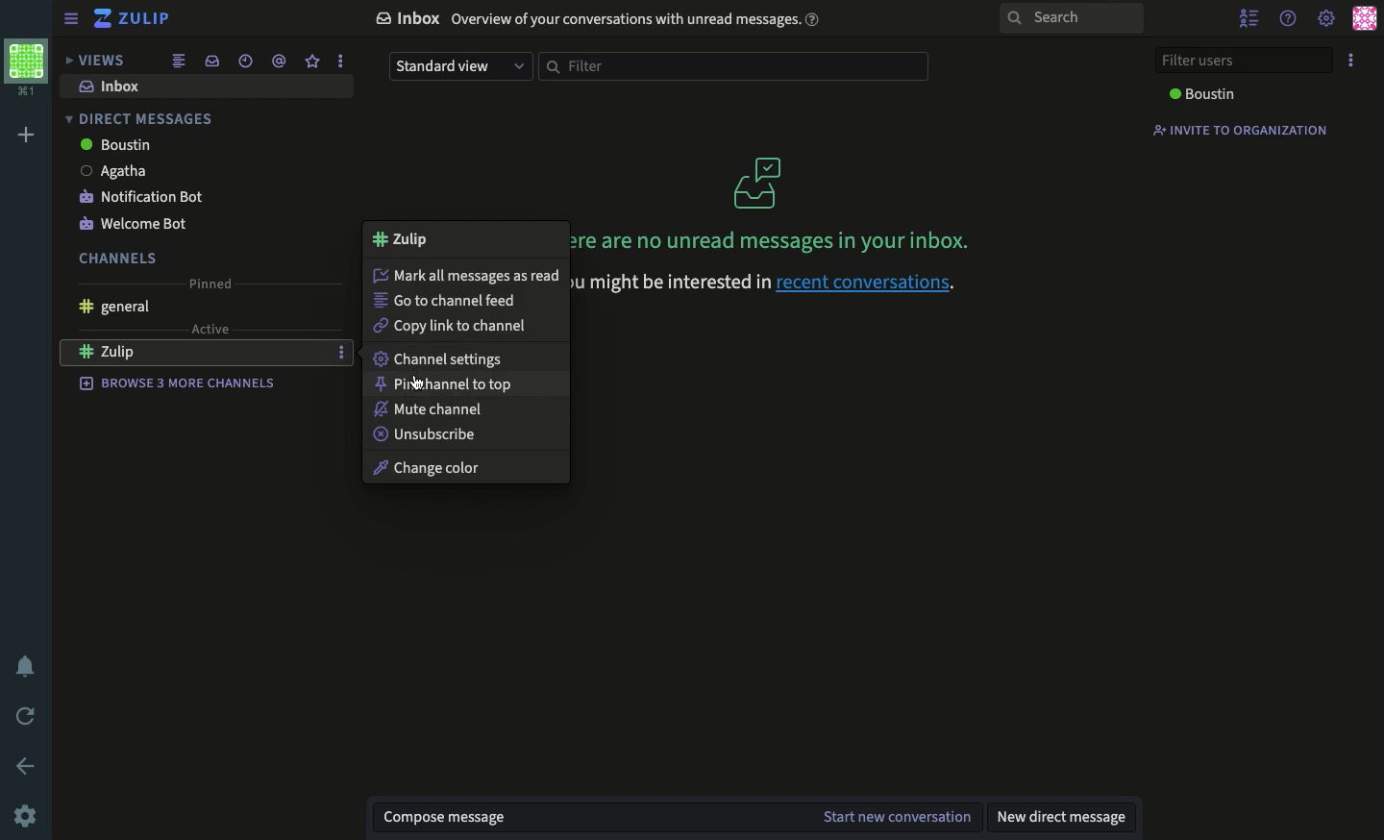 This screenshot has width=1384, height=840. I want to click on settings, so click(26, 814).